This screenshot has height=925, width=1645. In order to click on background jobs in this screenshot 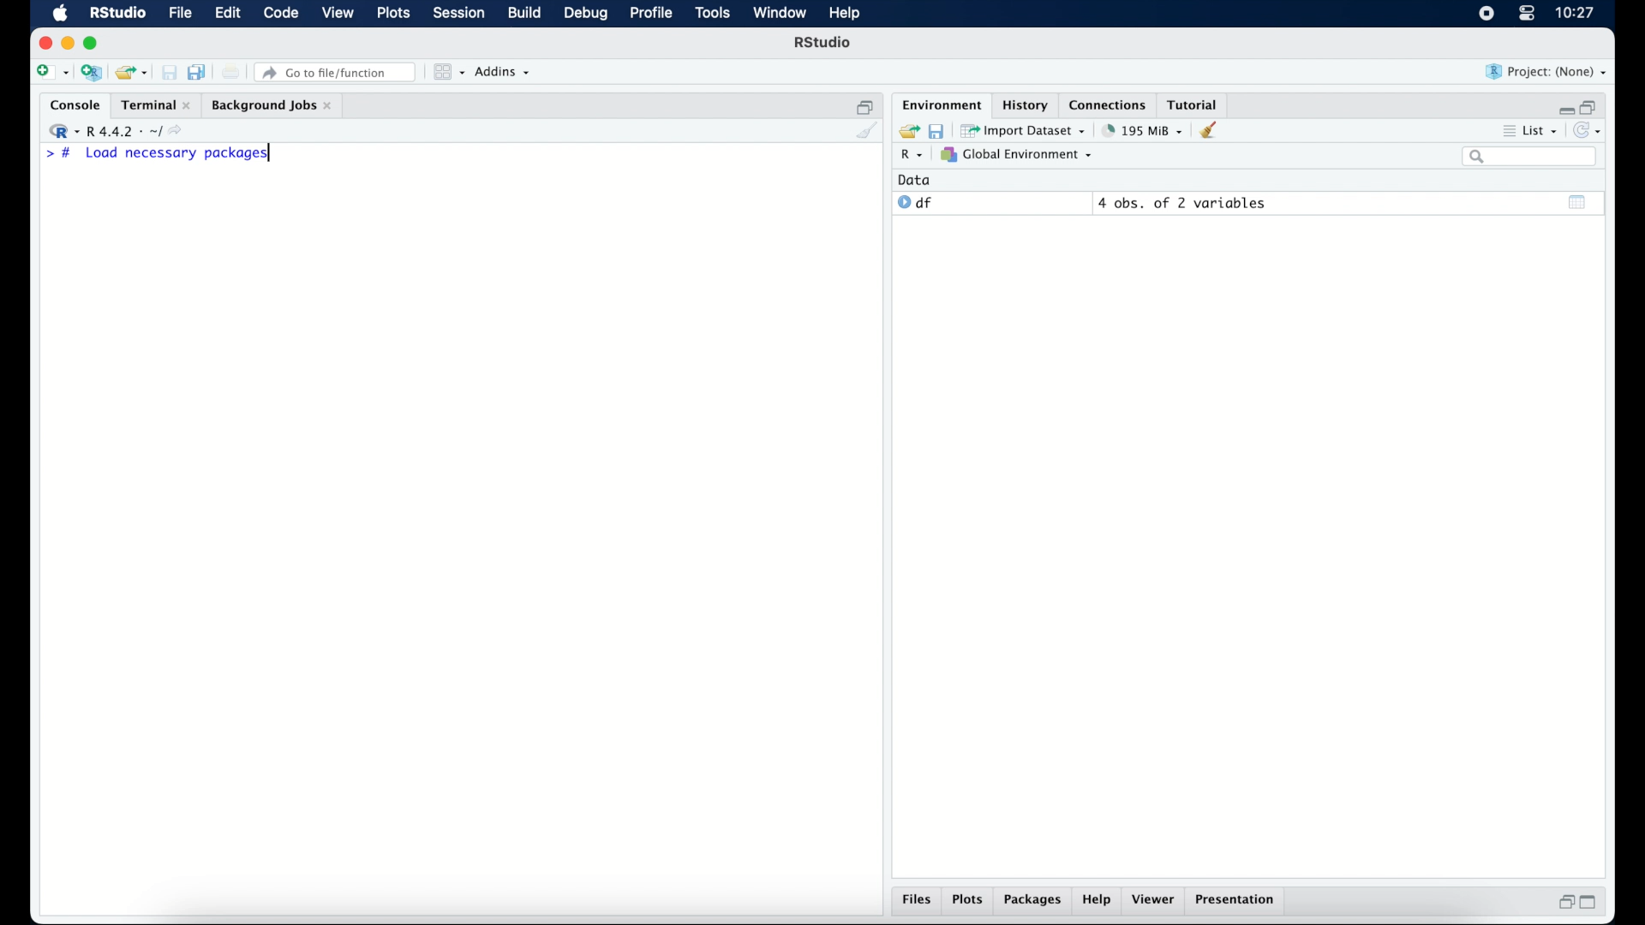, I will do `click(272, 105)`.